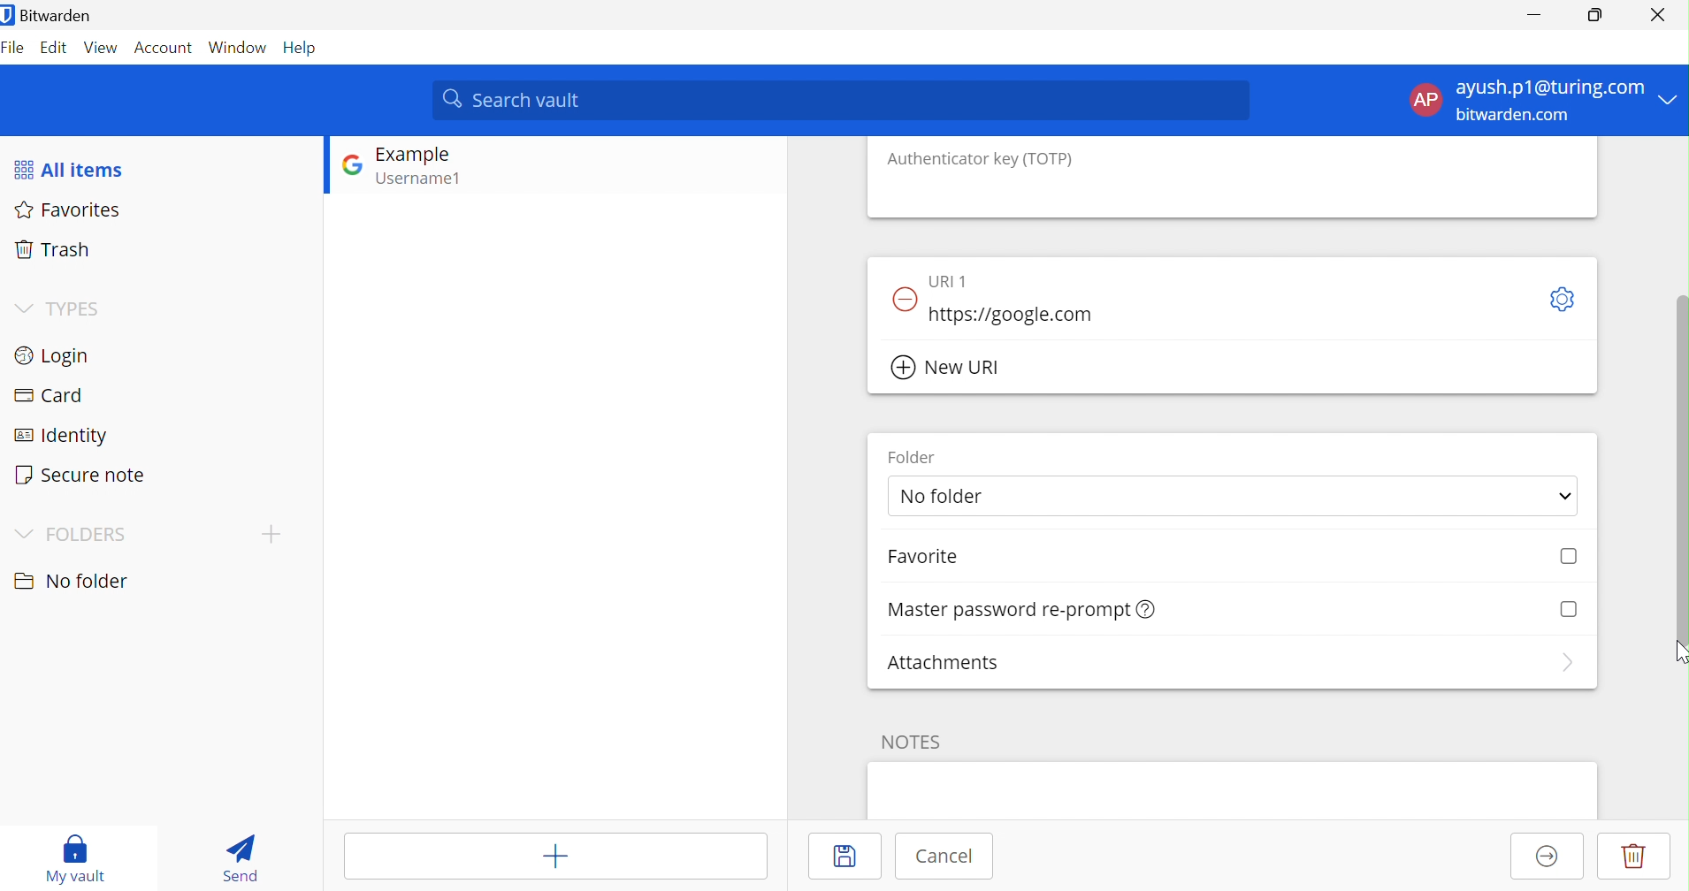 Image resolution: width=1689 pixels, height=891 pixels. Describe the element at coordinates (1596, 15) in the screenshot. I see `Restore Down` at that location.